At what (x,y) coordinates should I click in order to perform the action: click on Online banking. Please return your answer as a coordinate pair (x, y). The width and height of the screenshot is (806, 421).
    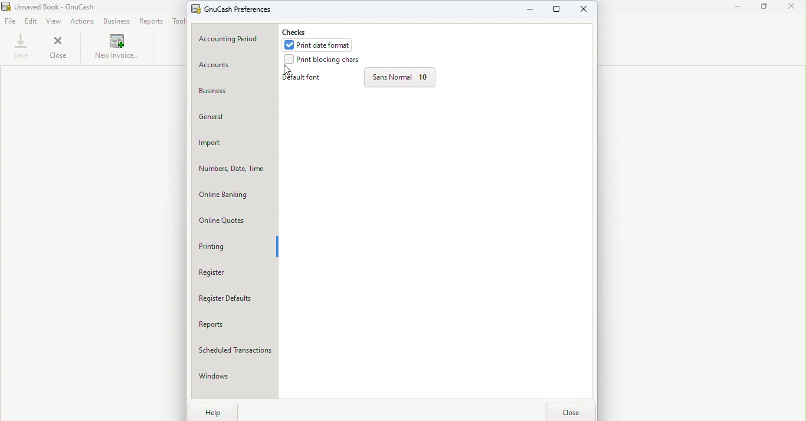
    Looking at the image, I should click on (235, 194).